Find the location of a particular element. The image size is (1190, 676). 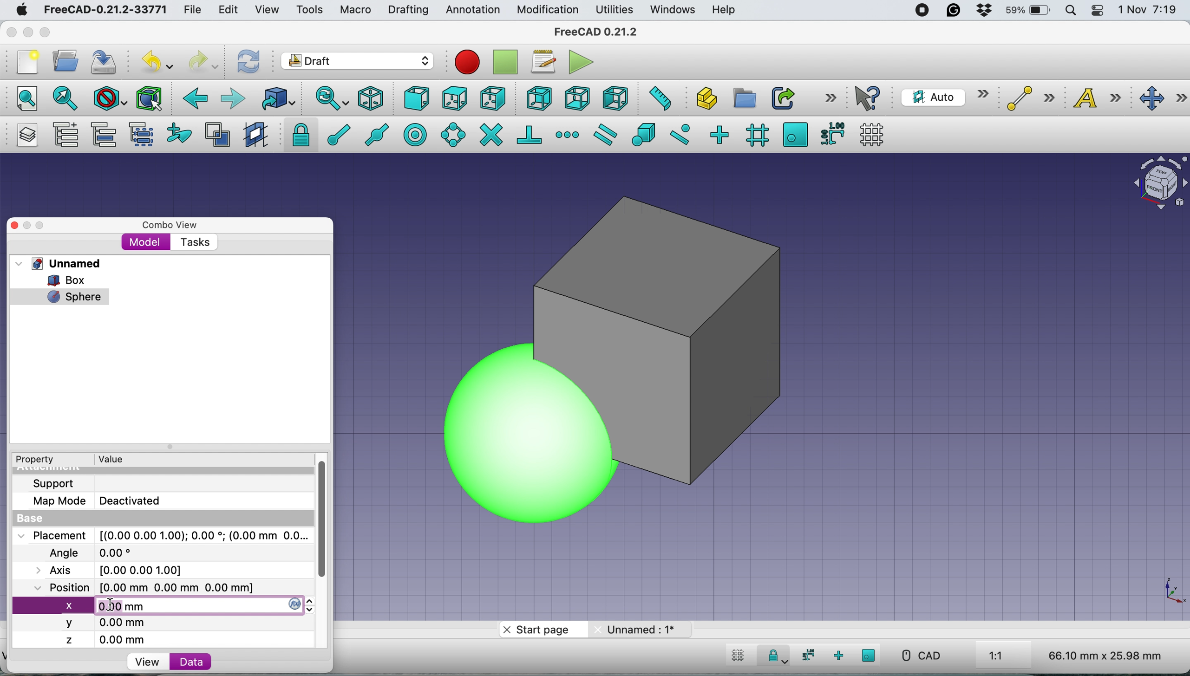

value is located at coordinates (120, 458).